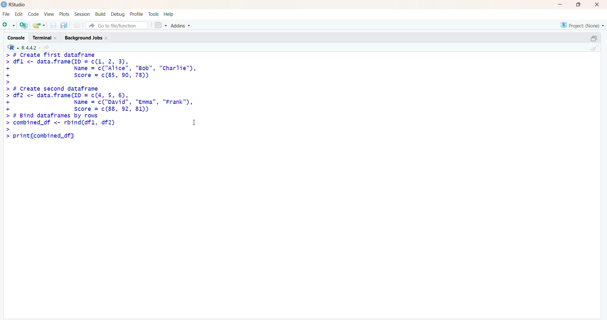 The width and height of the screenshot is (607, 320). Describe the element at coordinates (180, 26) in the screenshot. I see `Addins ` at that location.